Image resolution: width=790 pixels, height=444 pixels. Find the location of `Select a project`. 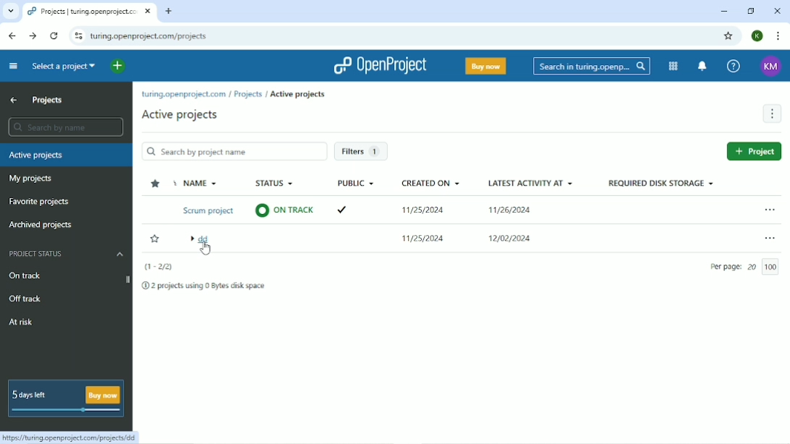

Select a project is located at coordinates (64, 66).